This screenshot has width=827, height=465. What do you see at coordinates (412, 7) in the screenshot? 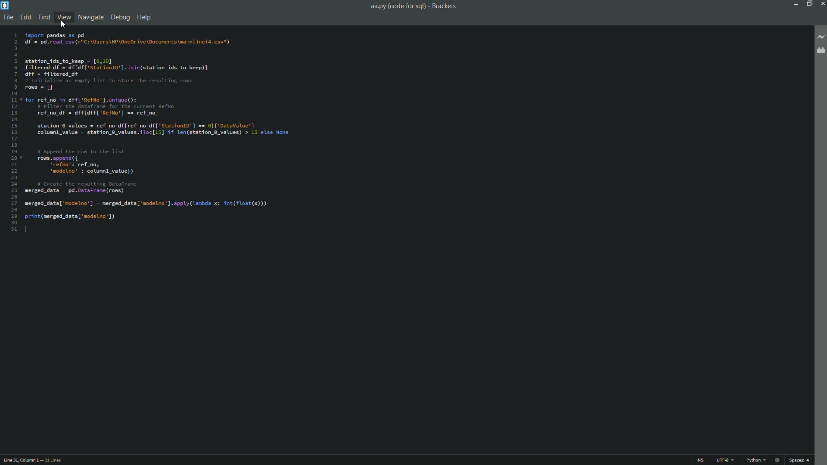
I see `aa.py (code for sql) - Brackets` at bounding box center [412, 7].